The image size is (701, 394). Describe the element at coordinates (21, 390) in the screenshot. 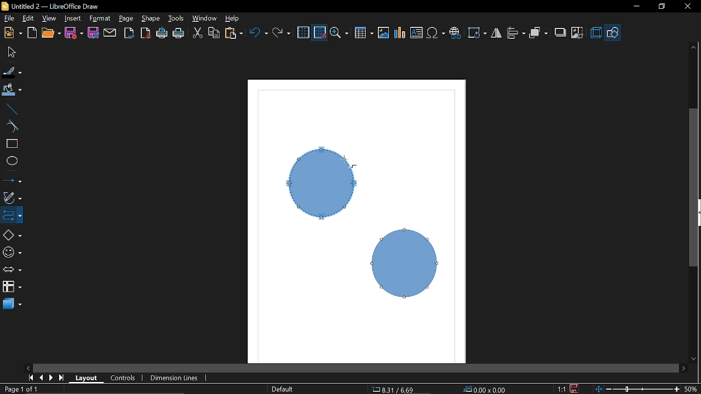

I see `Current page` at that location.